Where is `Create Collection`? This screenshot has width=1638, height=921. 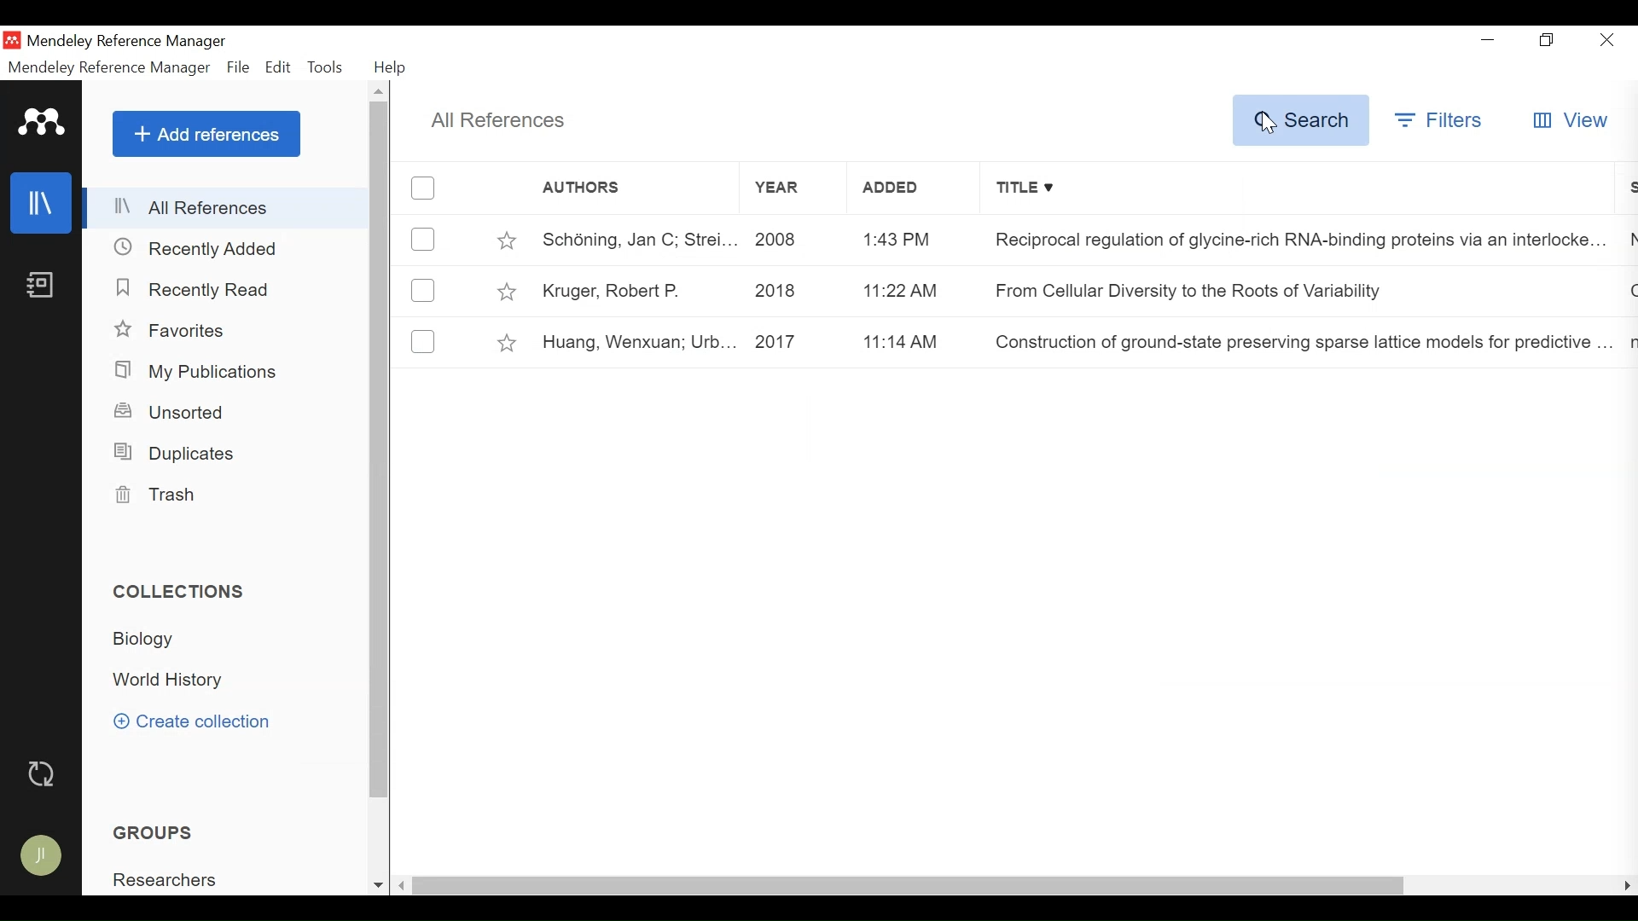 Create Collection is located at coordinates (191, 723).